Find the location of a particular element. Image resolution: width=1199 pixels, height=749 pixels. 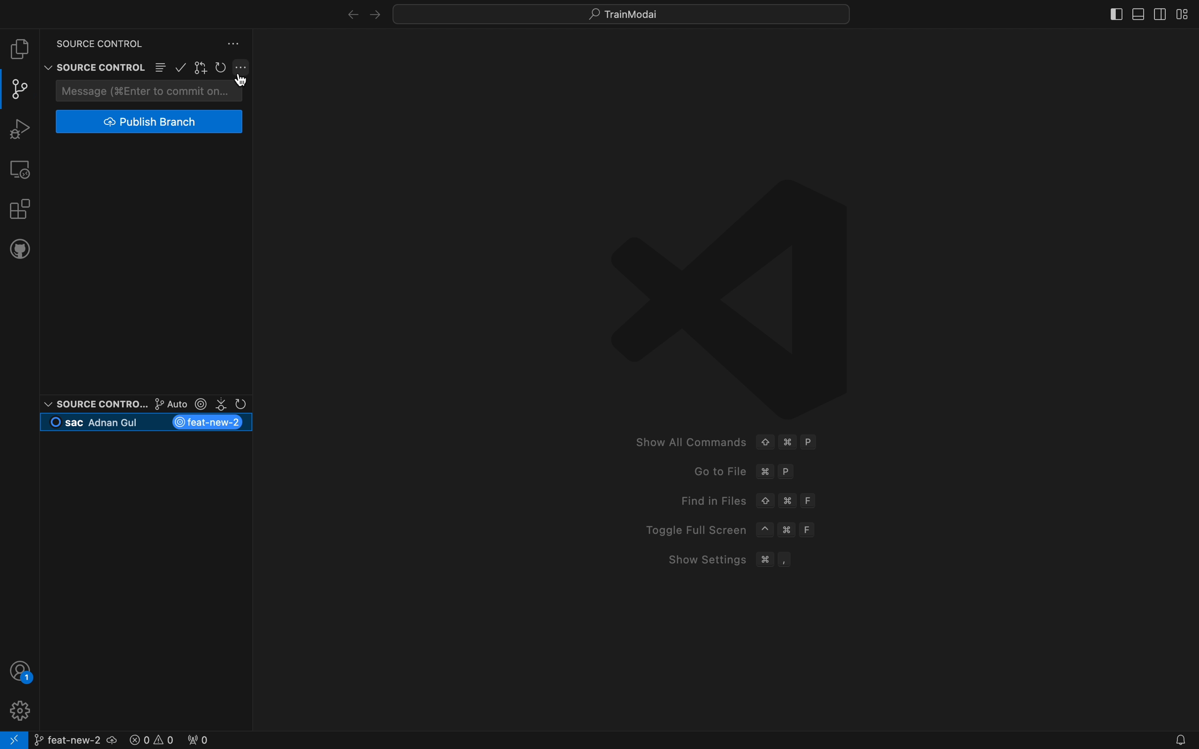

Show Settings is located at coordinates (700, 559).